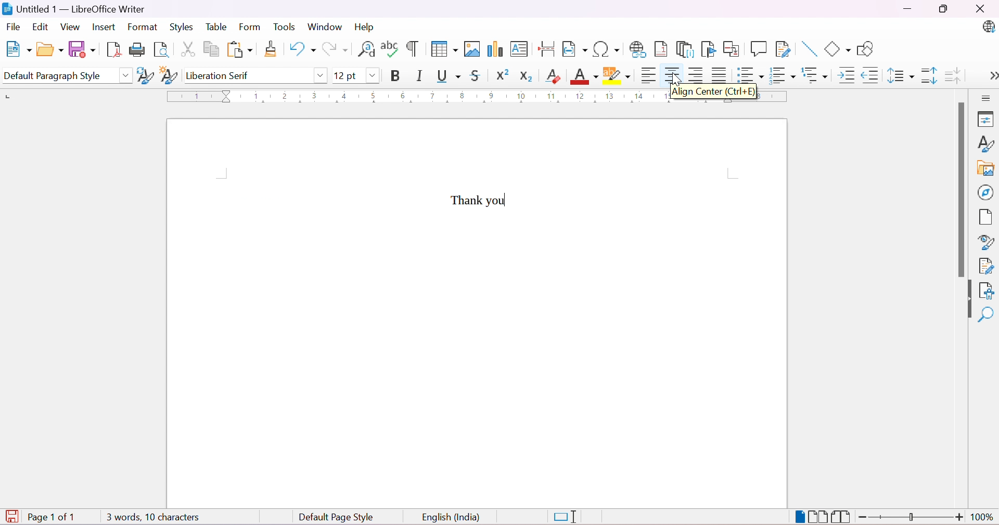 The width and height of the screenshot is (999, 525). Describe the element at coordinates (671, 75) in the screenshot. I see `Align Center` at that location.